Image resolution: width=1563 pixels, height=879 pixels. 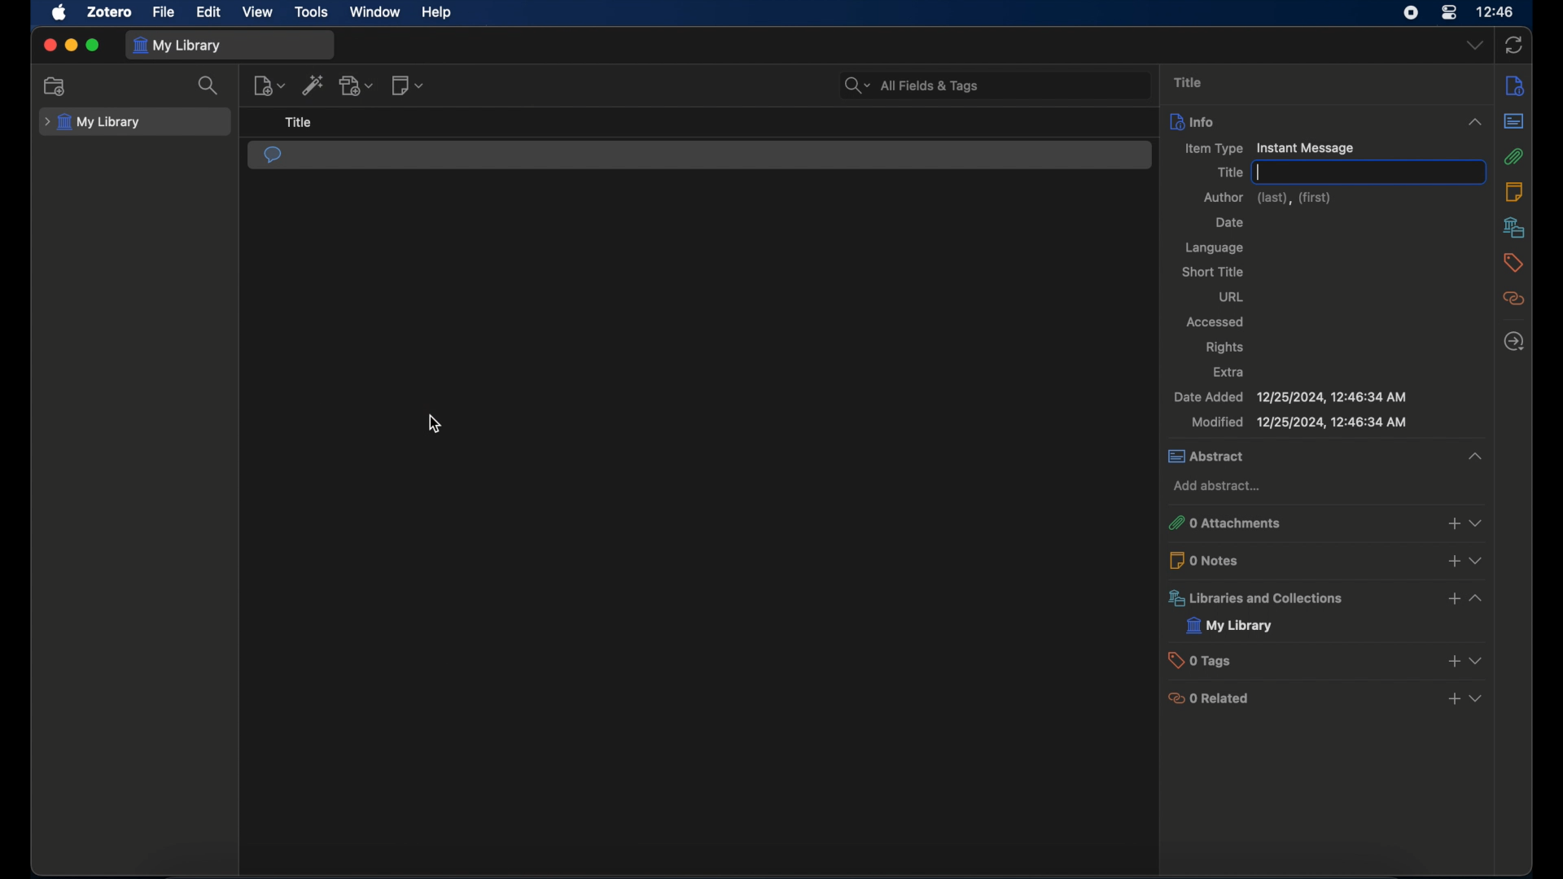 What do you see at coordinates (55, 86) in the screenshot?
I see `new collection` at bounding box center [55, 86].